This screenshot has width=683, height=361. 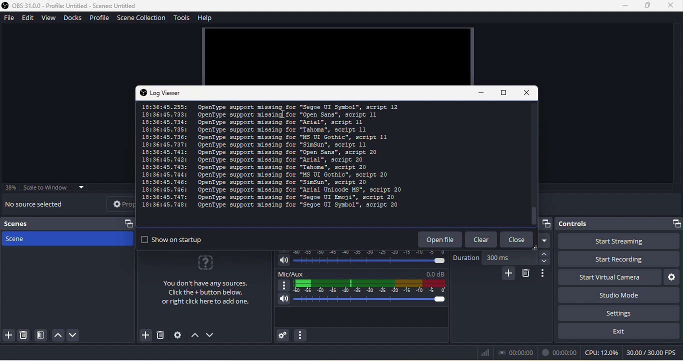 What do you see at coordinates (58, 334) in the screenshot?
I see `up` at bounding box center [58, 334].